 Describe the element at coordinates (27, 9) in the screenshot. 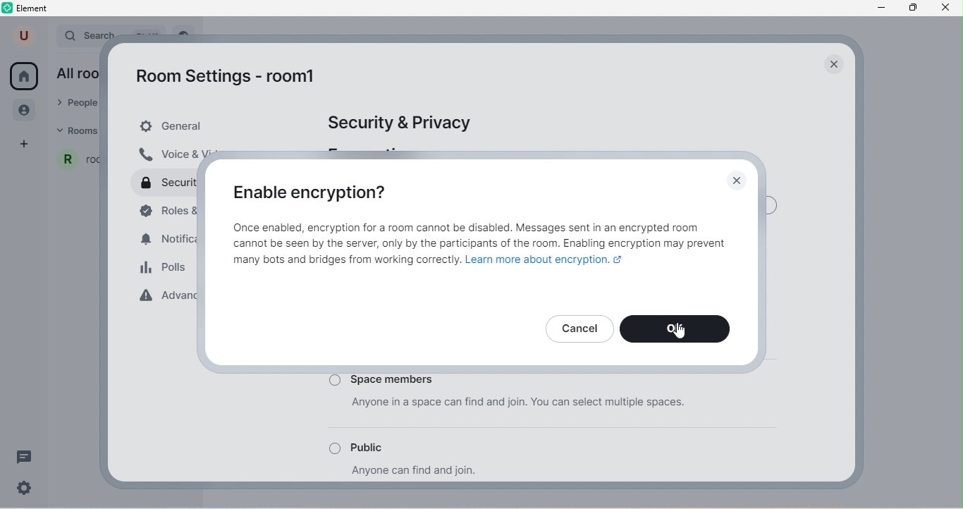

I see `element` at that location.